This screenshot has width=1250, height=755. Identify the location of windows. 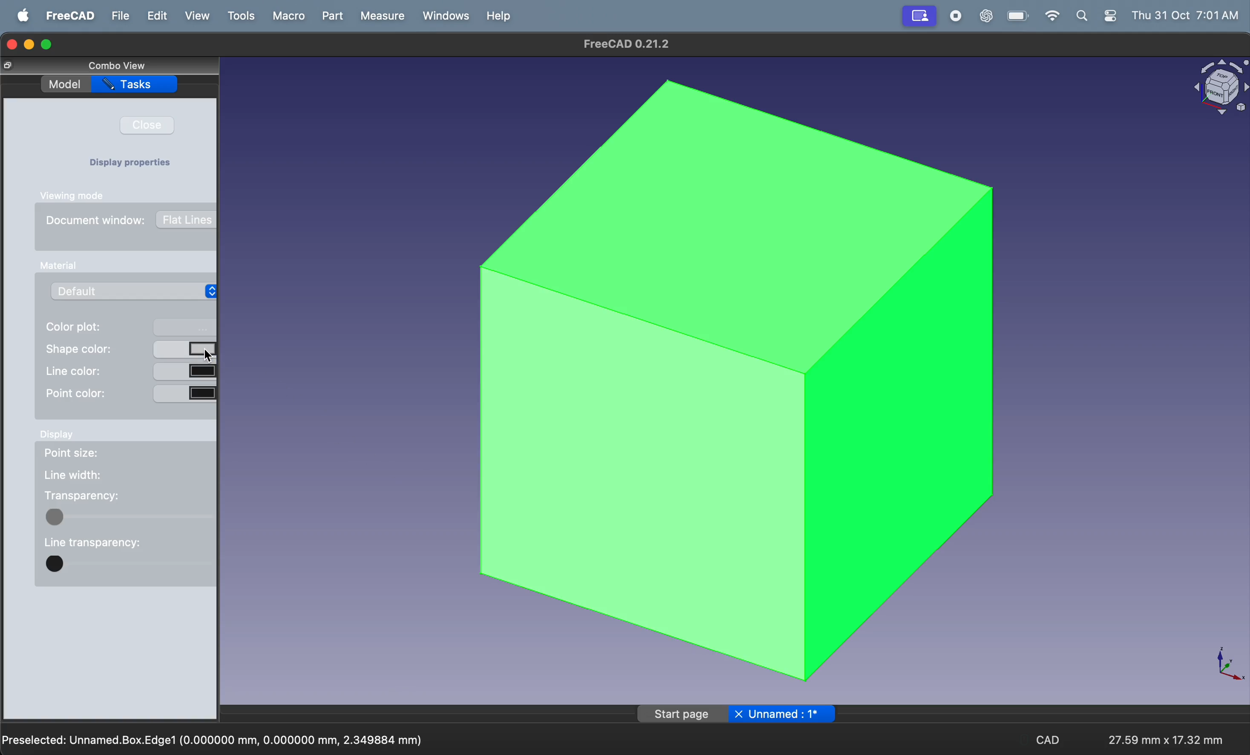
(445, 16).